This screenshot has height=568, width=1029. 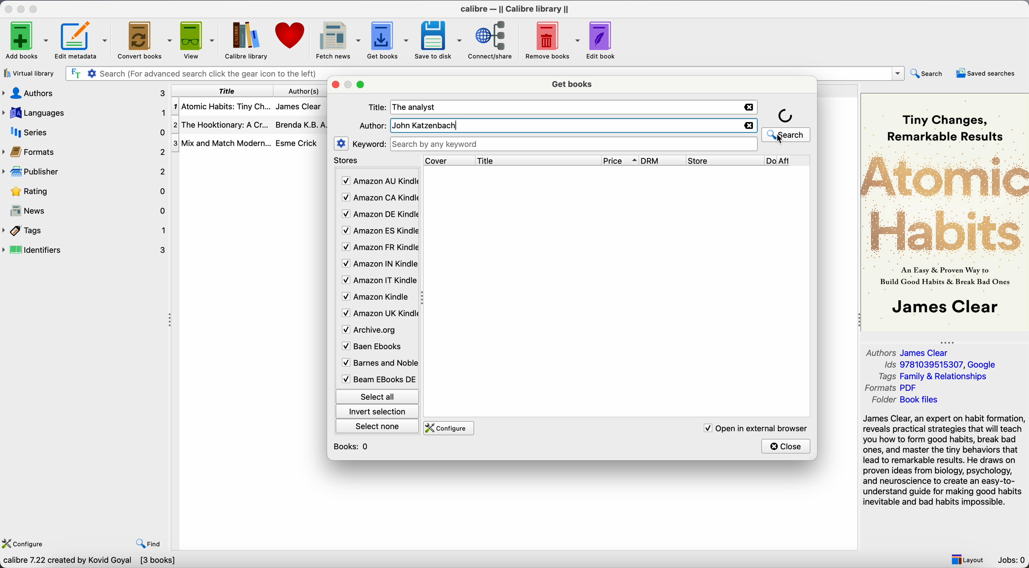 What do you see at coordinates (482, 72) in the screenshot?
I see `search bar` at bounding box center [482, 72].